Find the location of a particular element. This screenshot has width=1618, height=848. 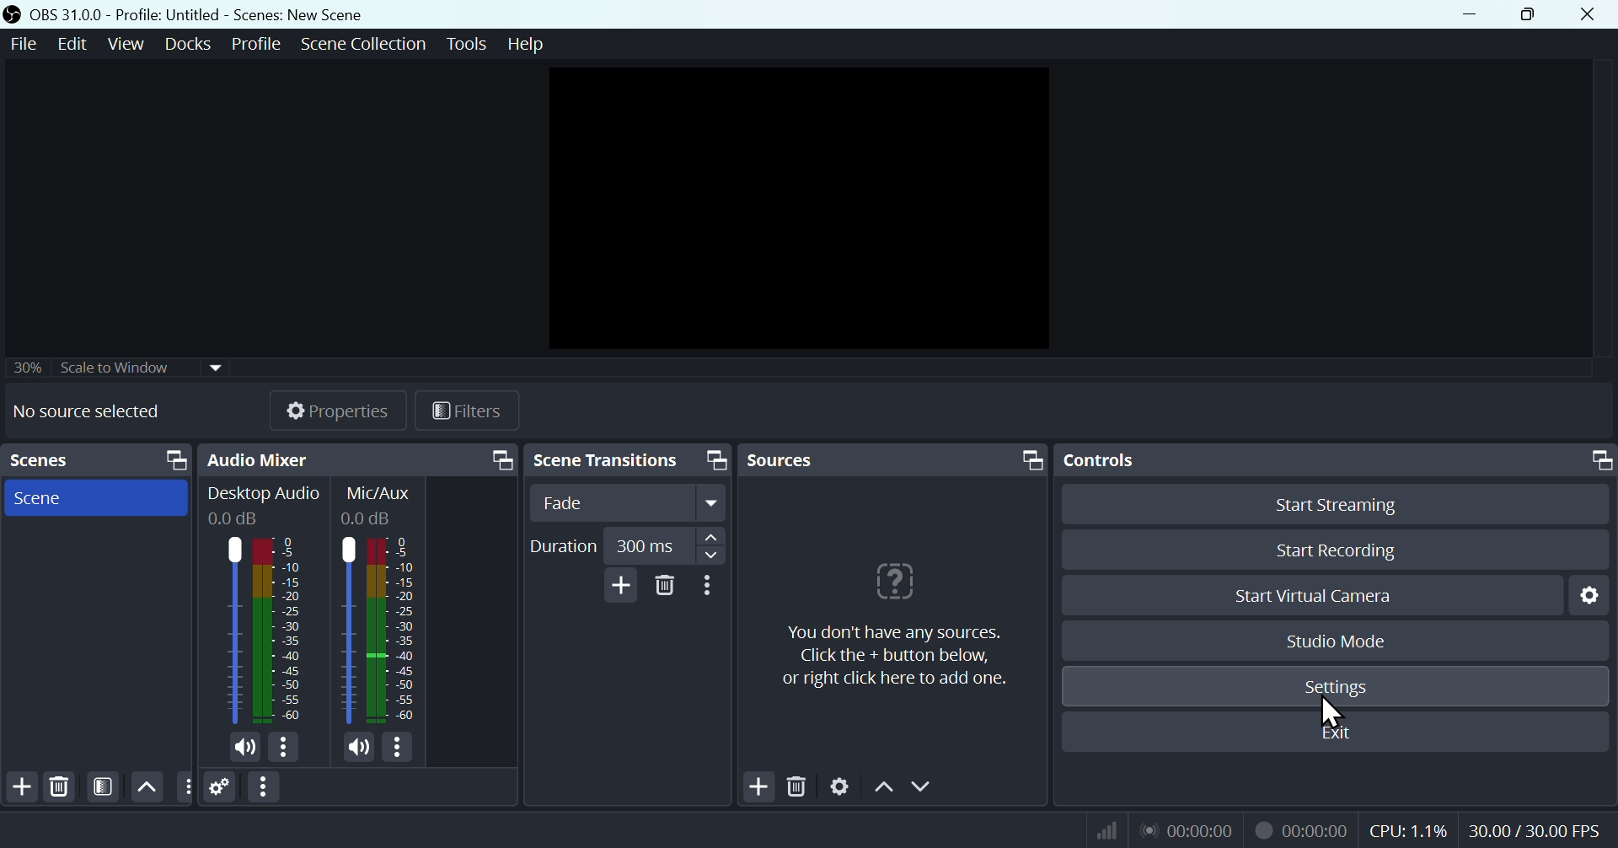

Duration is located at coordinates (630, 545).